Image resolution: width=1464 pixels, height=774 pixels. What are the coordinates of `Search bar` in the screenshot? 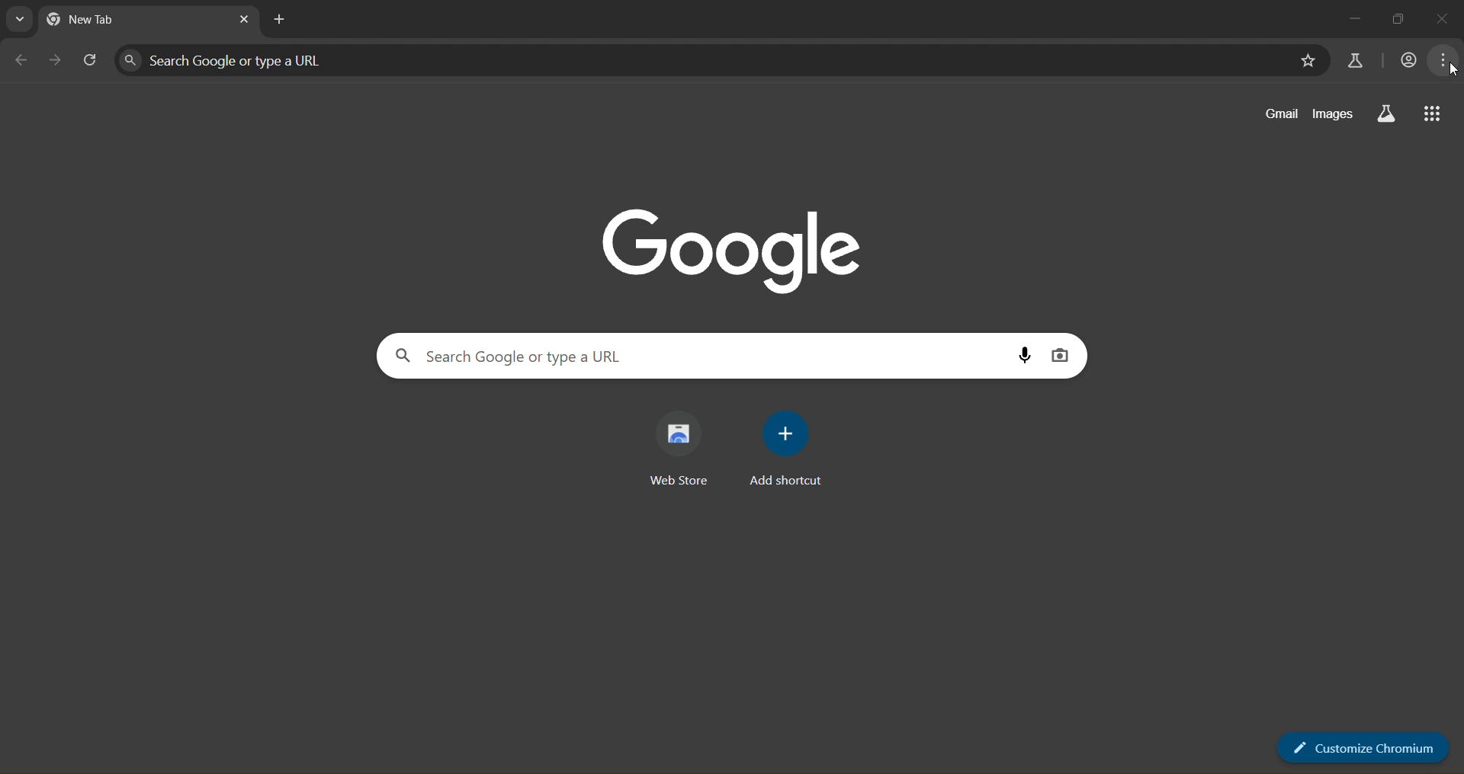 It's located at (690, 356).